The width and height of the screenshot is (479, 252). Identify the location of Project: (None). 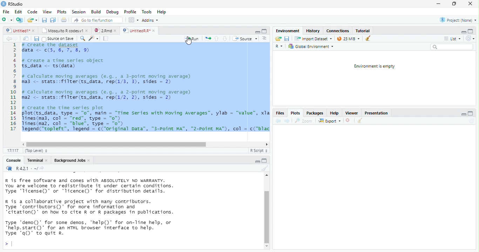
(458, 20).